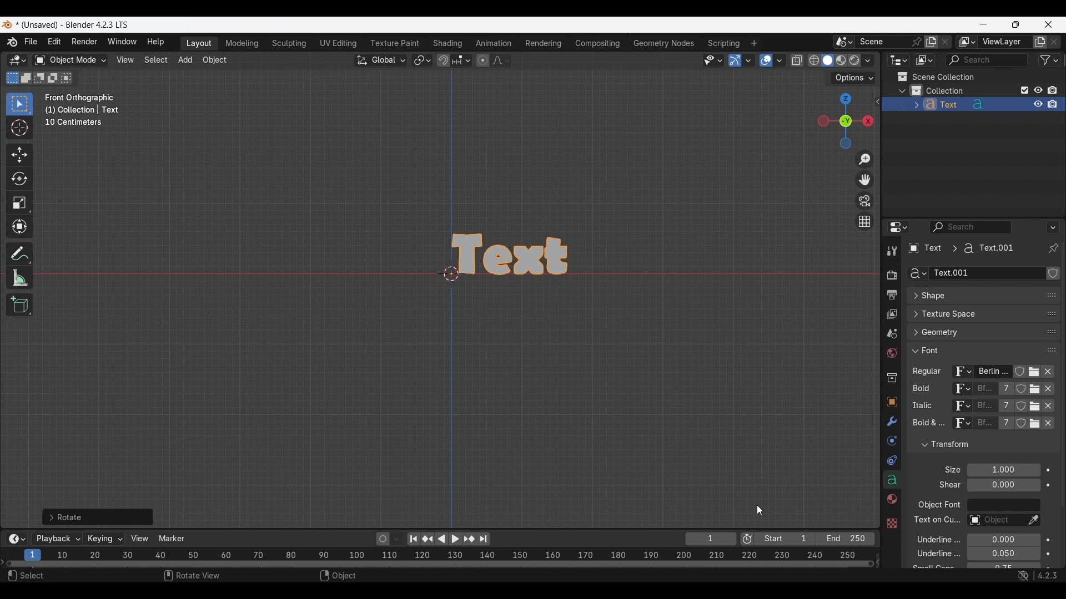 The width and height of the screenshot is (1066, 599). Describe the element at coordinates (1050, 333) in the screenshot. I see `change position` at that location.